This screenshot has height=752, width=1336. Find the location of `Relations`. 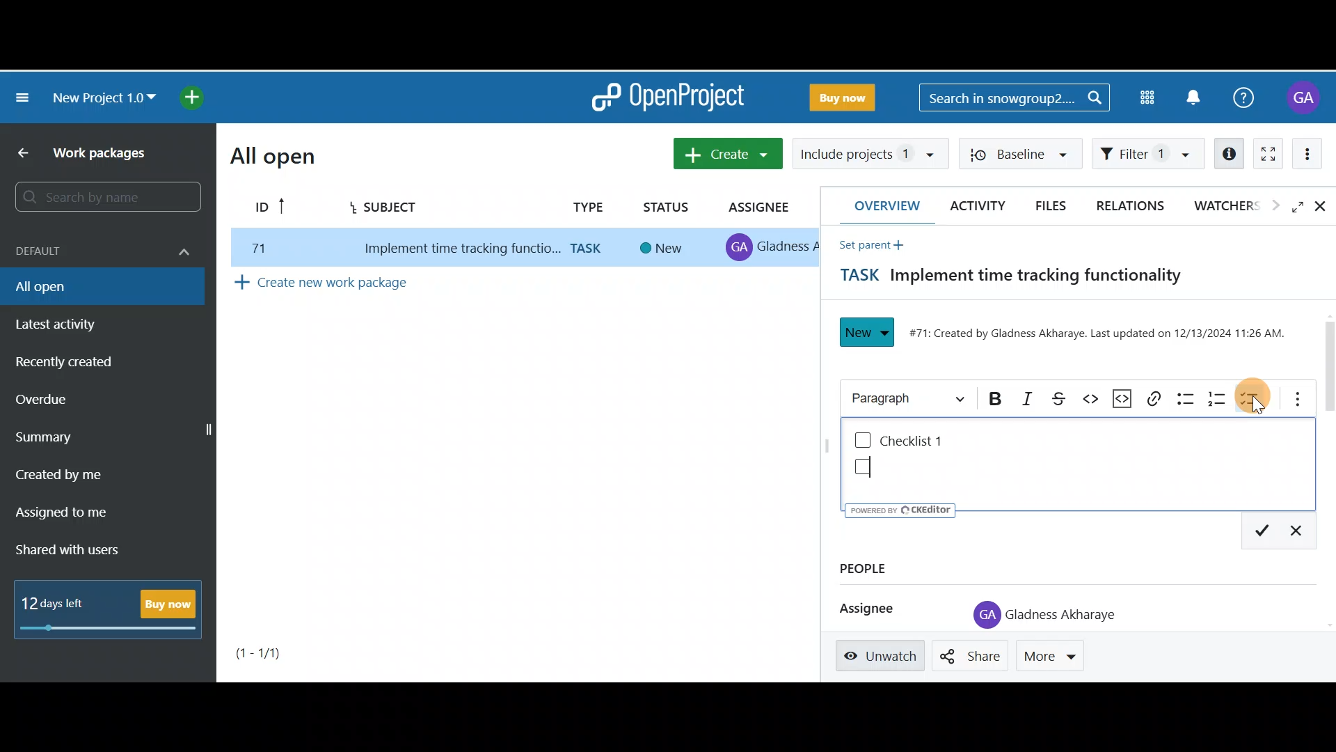

Relations is located at coordinates (1131, 205).